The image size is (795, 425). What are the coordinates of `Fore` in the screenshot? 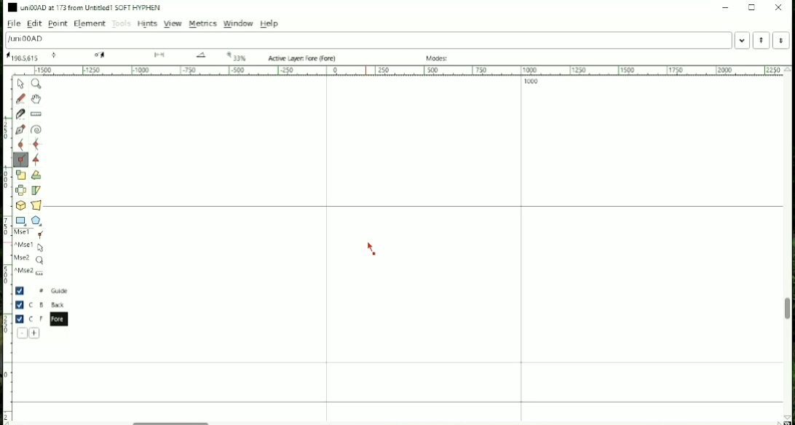 It's located at (46, 319).